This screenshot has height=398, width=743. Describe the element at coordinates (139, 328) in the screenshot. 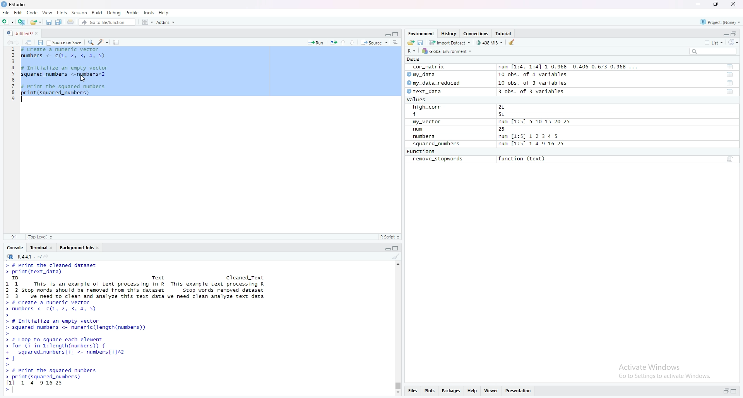

I see `> # print the cleaned dataset> print(text_data)™ Text Cleaned_Text11 This is an example of text processing in R This example text processing R2 2 stop words should be removed from this dataset stop words removed dataset3 3 ve need to clean and analyze this text data We need clean analyze text data> # Create a numeric vector> numbers <- c(1, 2, 3, 4, 5)> # Initialize an empty vector> squared_numbers <- numer ic(length(numbers))> # Loop To square each element> for (i in 1:length(numbers)) {+ squared_numbers[i] <- nunbers[i12+}> # print the squared numbers> print(squared_numbers)1] 1 4 9 16 25 >` at that location.